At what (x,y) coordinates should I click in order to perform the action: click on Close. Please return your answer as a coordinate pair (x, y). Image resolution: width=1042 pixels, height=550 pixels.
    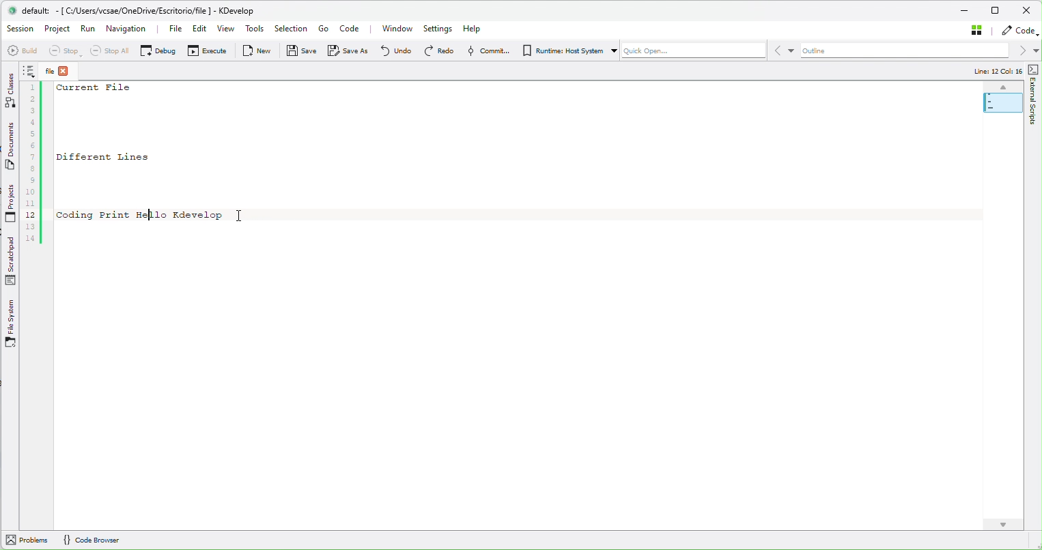
    Looking at the image, I should click on (1028, 11).